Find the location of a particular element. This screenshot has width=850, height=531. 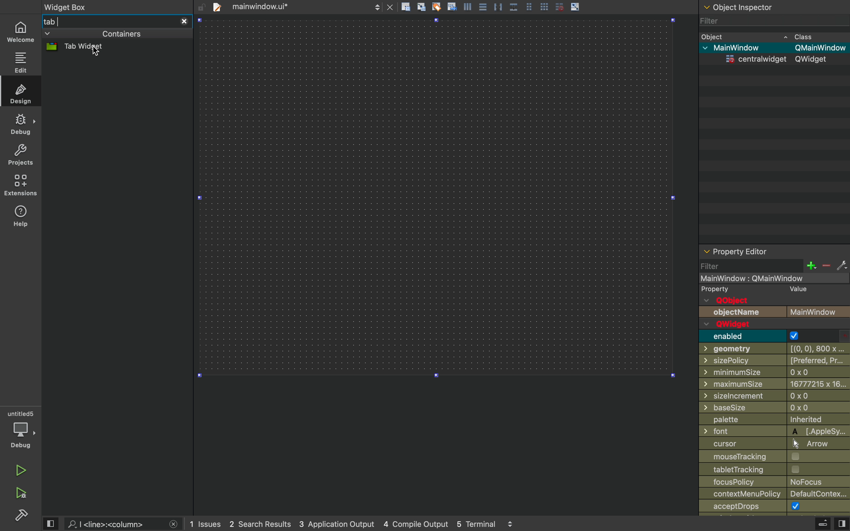

object class is located at coordinates (770, 36).